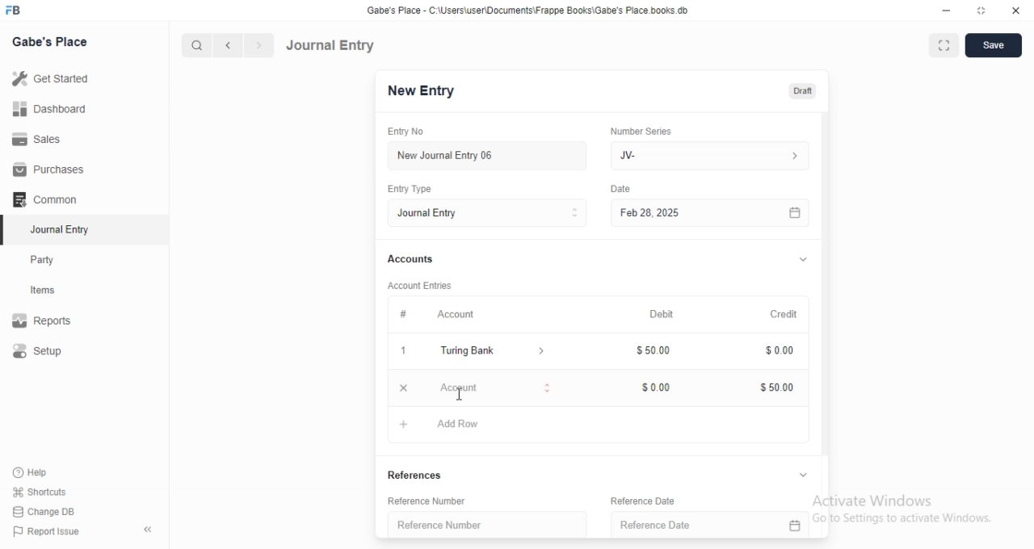 The height and width of the screenshot is (549, 1034). I want to click on next, so click(257, 46).